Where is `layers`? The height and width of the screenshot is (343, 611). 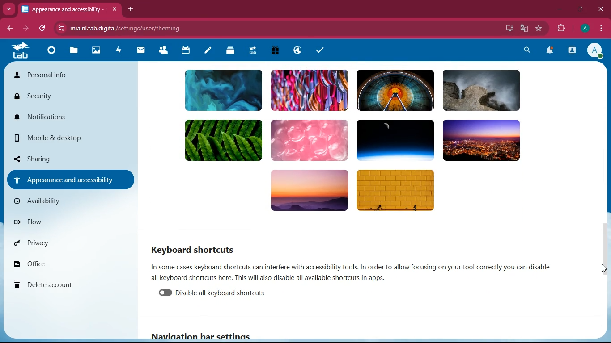
layers is located at coordinates (231, 51).